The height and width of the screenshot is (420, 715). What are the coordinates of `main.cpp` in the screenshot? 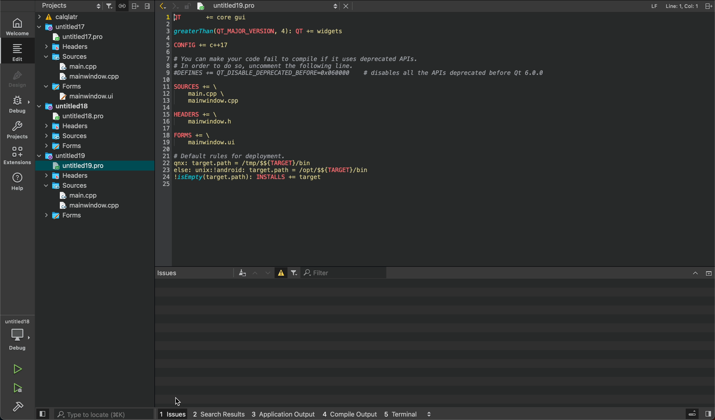 It's located at (79, 196).